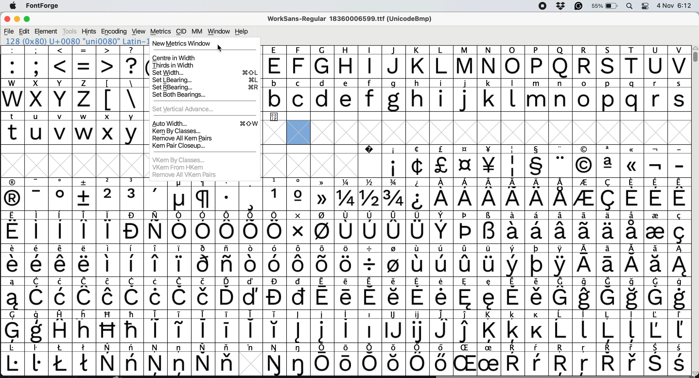 Image resolution: width=699 pixels, height=378 pixels. I want to click on spotlight search, so click(630, 7).